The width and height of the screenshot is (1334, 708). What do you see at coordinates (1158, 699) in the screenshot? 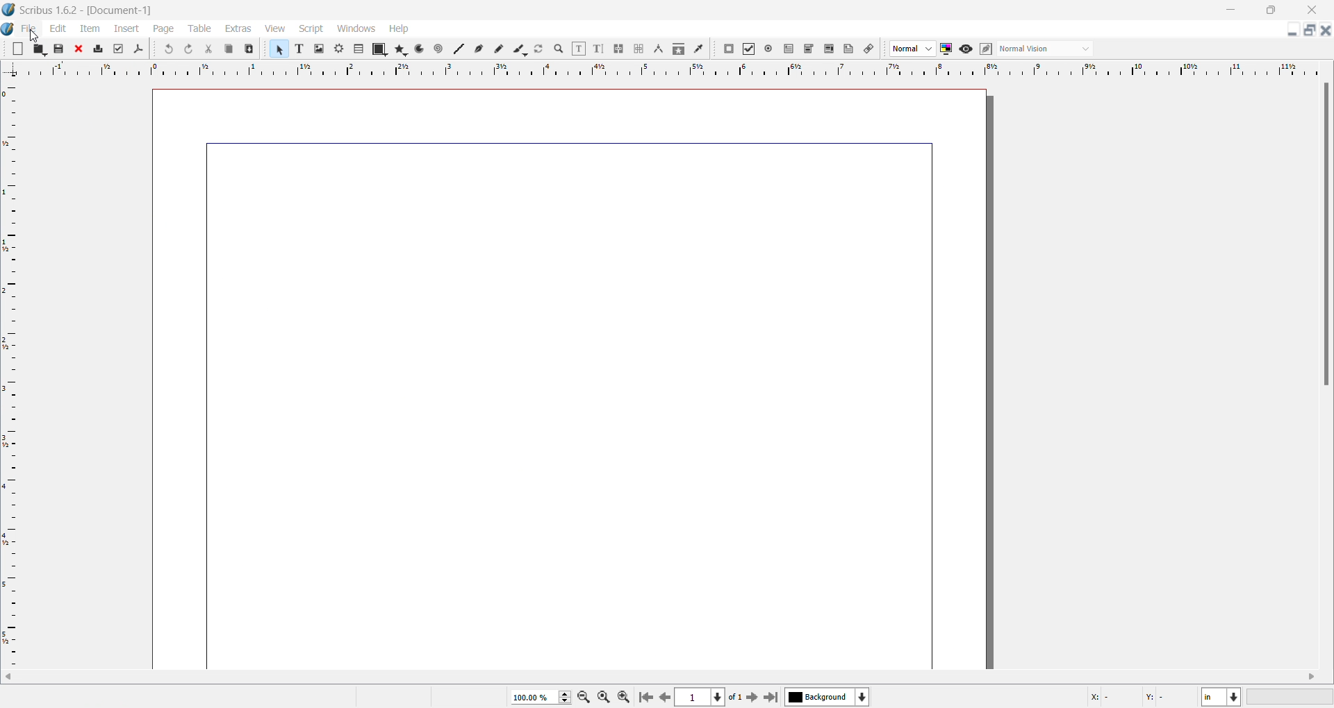
I see `Y` at bounding box center [1158, 699].